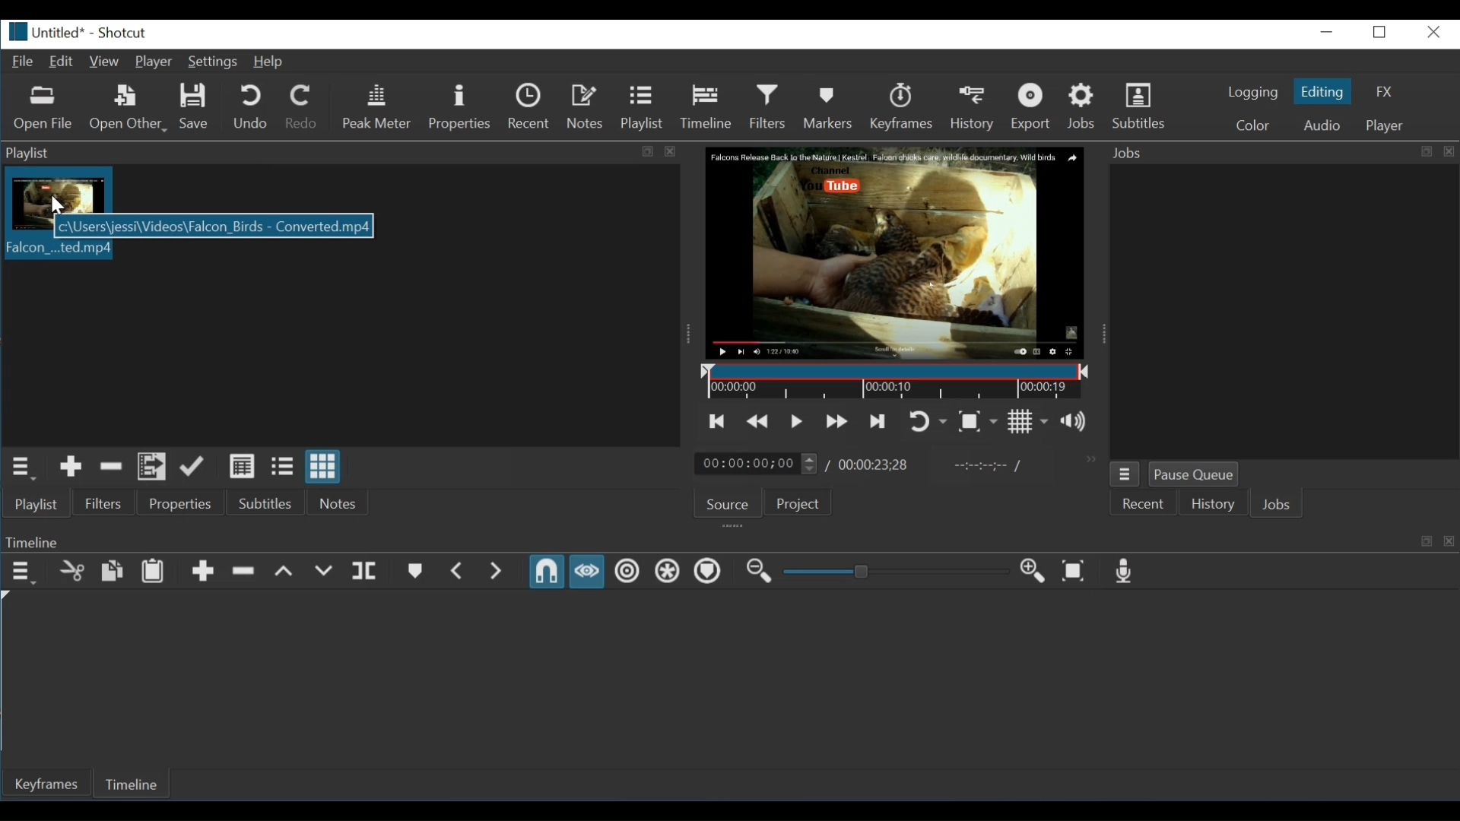  Describe the element at coordinates (977, 422) in the screenshot. I see `Toggle zoom` at that location.